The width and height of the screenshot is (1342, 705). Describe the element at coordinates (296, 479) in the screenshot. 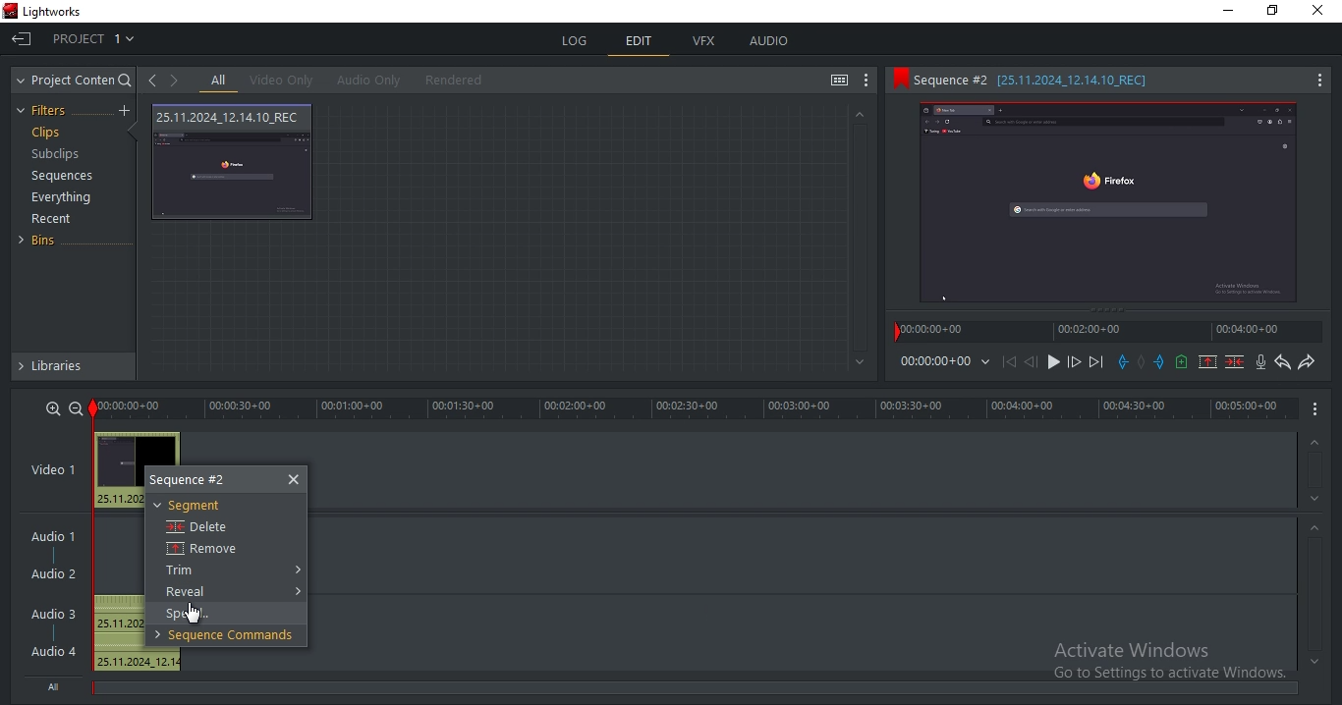

I see `close` at that location.